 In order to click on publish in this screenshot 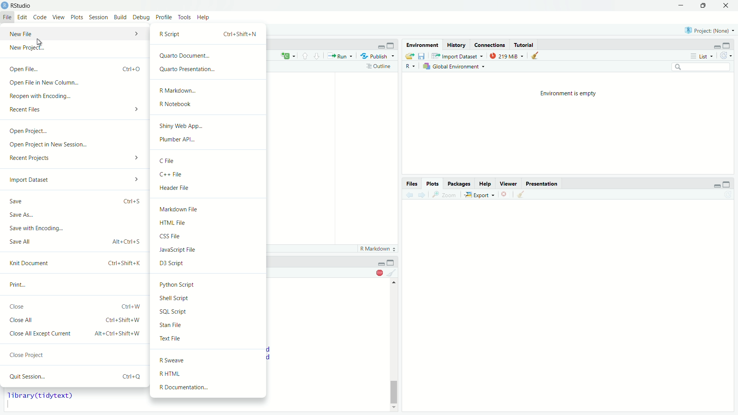, I will do `click(377, 56)`.